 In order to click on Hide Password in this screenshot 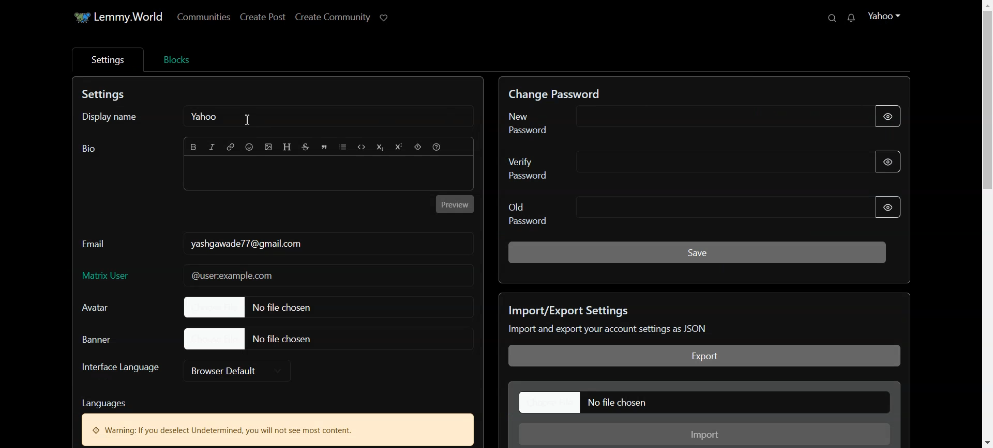, I will do `click(890, 117)`.